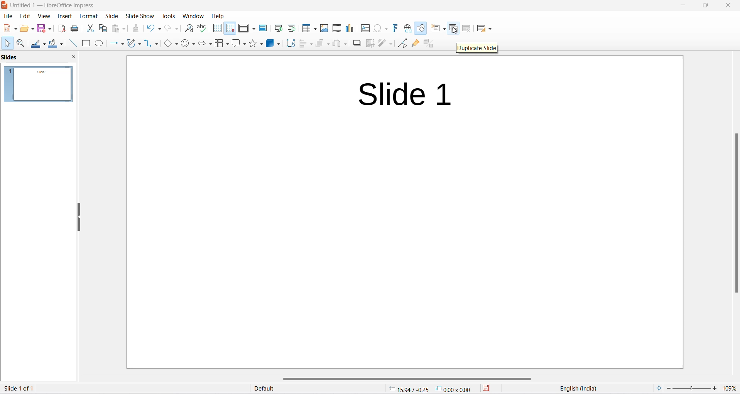  What do you see at coordinates (368, 45) in the screenshot?
I see `Crop image` at bounding box center [368, 45].